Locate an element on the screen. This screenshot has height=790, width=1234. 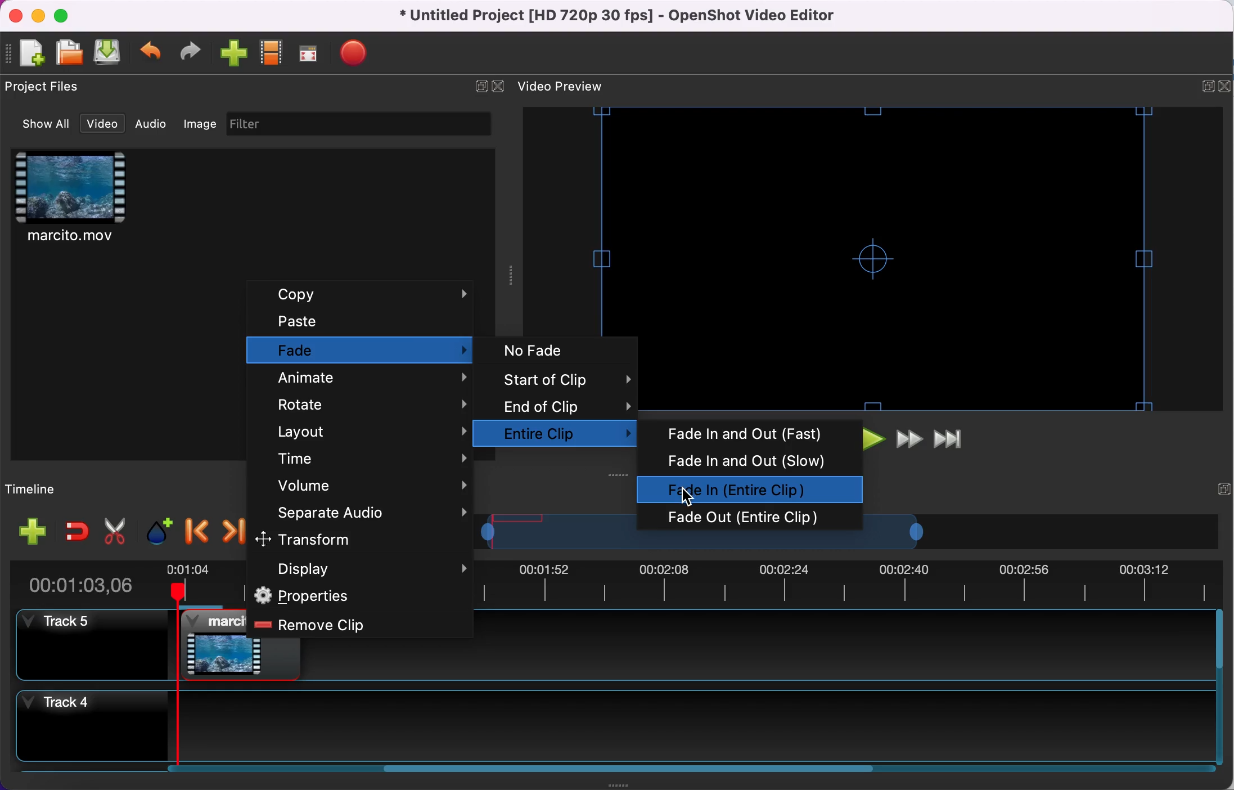
layout is located at coordinates (368, 433).